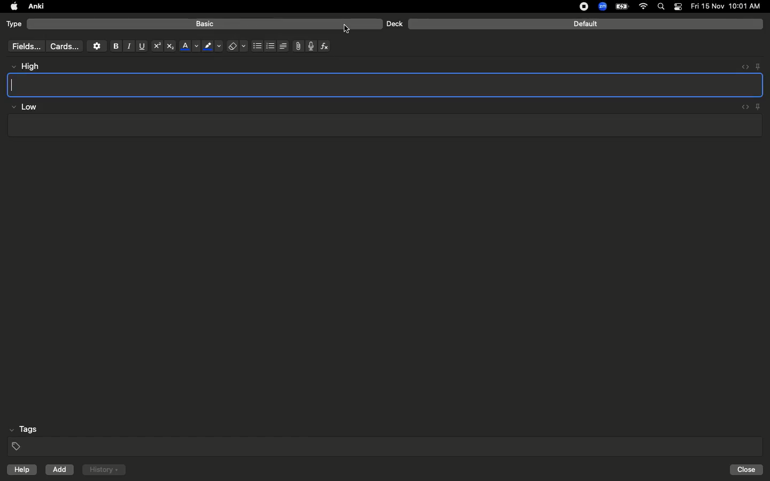 Image resolution: width=770 pixels, height=481 pixels. I want to click on Notification bar, so click(678, 7).